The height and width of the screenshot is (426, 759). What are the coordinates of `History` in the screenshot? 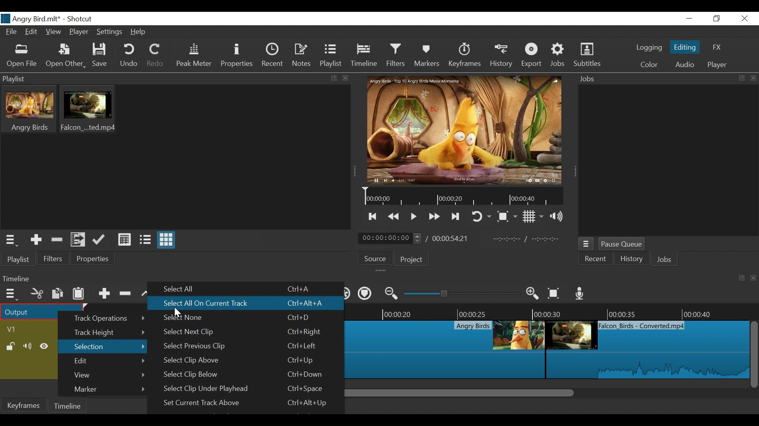 It's located at (632, 258).